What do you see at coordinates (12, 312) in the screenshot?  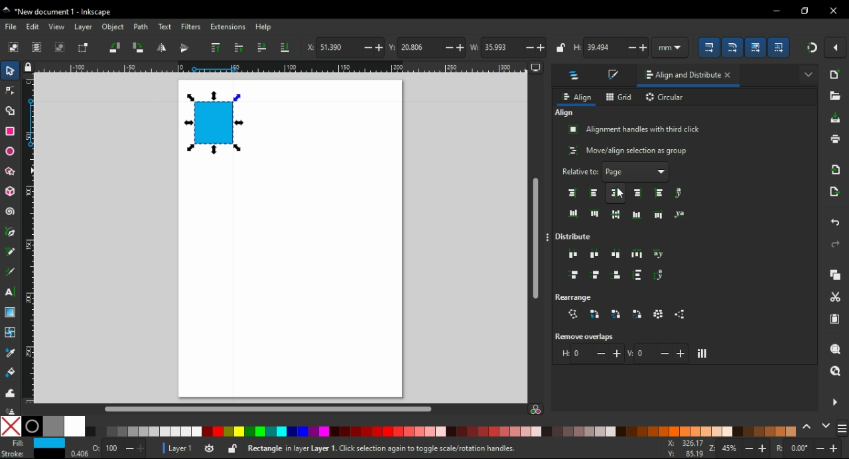 I see `gradient tool` at bounding box center [12, 312].